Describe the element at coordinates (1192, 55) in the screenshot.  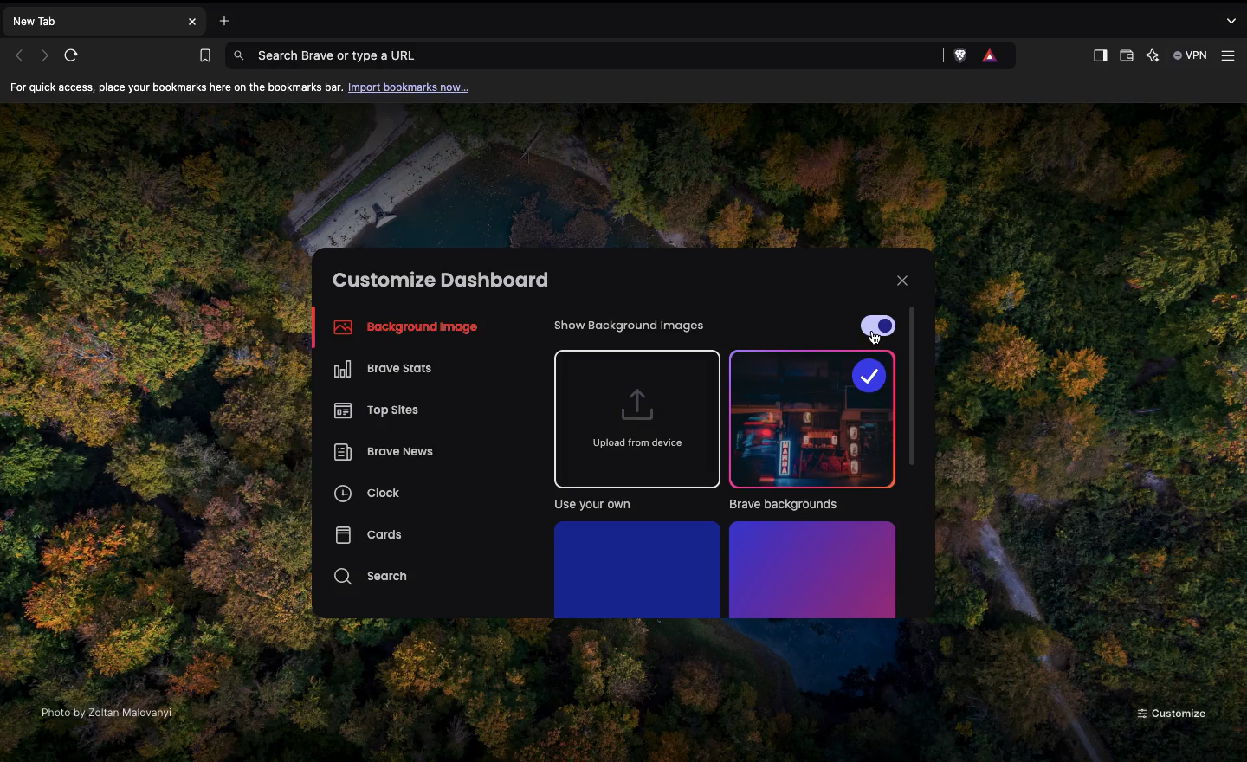
I see `VPN` at that location.